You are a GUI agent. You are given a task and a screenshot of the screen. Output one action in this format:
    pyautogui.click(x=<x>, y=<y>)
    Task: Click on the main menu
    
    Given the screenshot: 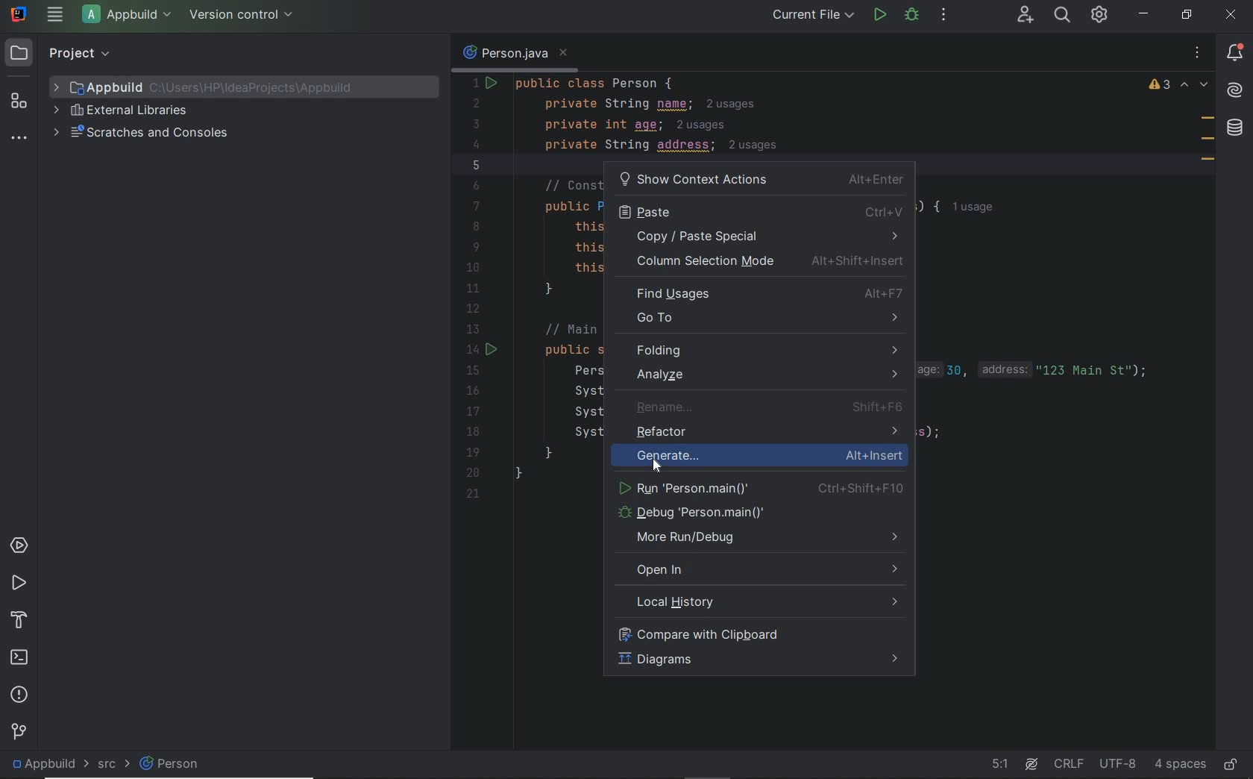 What is the action you would take?
    pyautogui.click(x=54, y=15)
    